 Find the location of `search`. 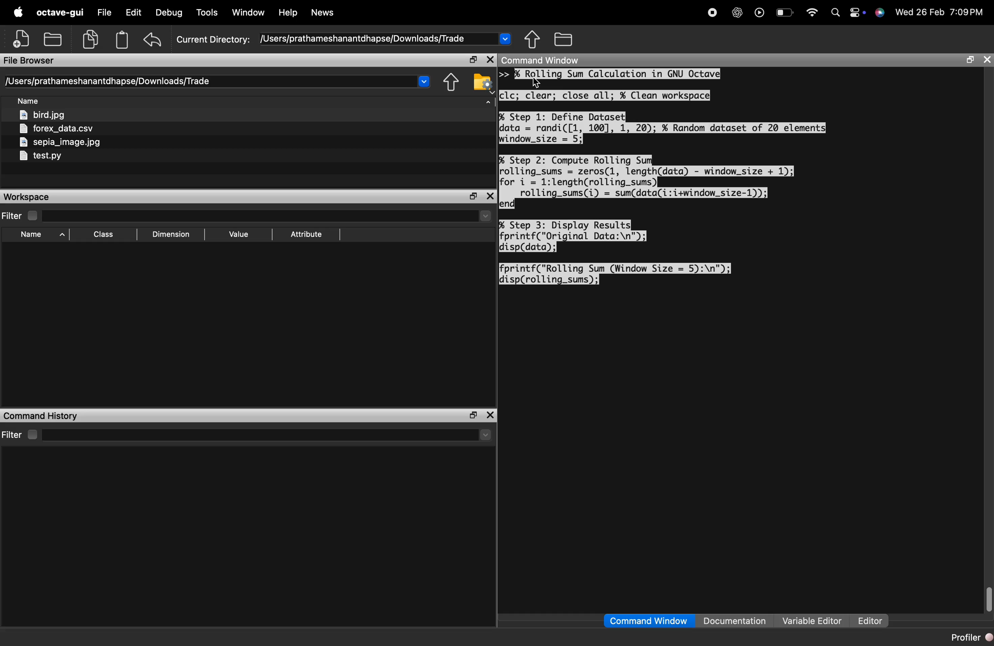

search is located at coordinates (836, 13).